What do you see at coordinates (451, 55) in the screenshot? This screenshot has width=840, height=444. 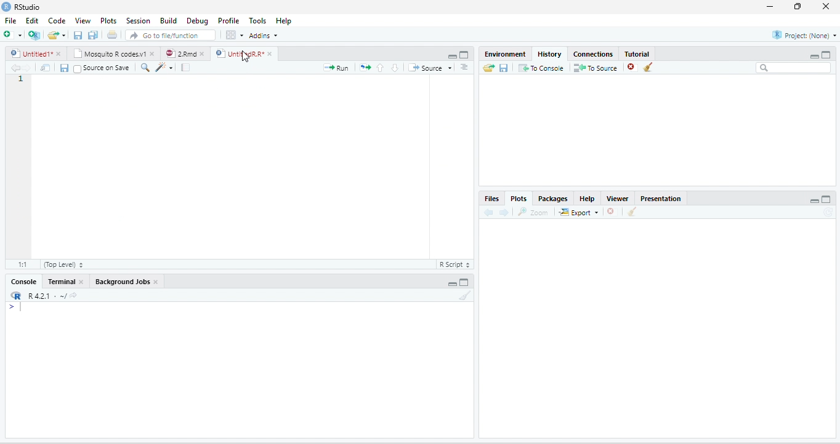 I see `Minimize` at bounding box center [451, 55].